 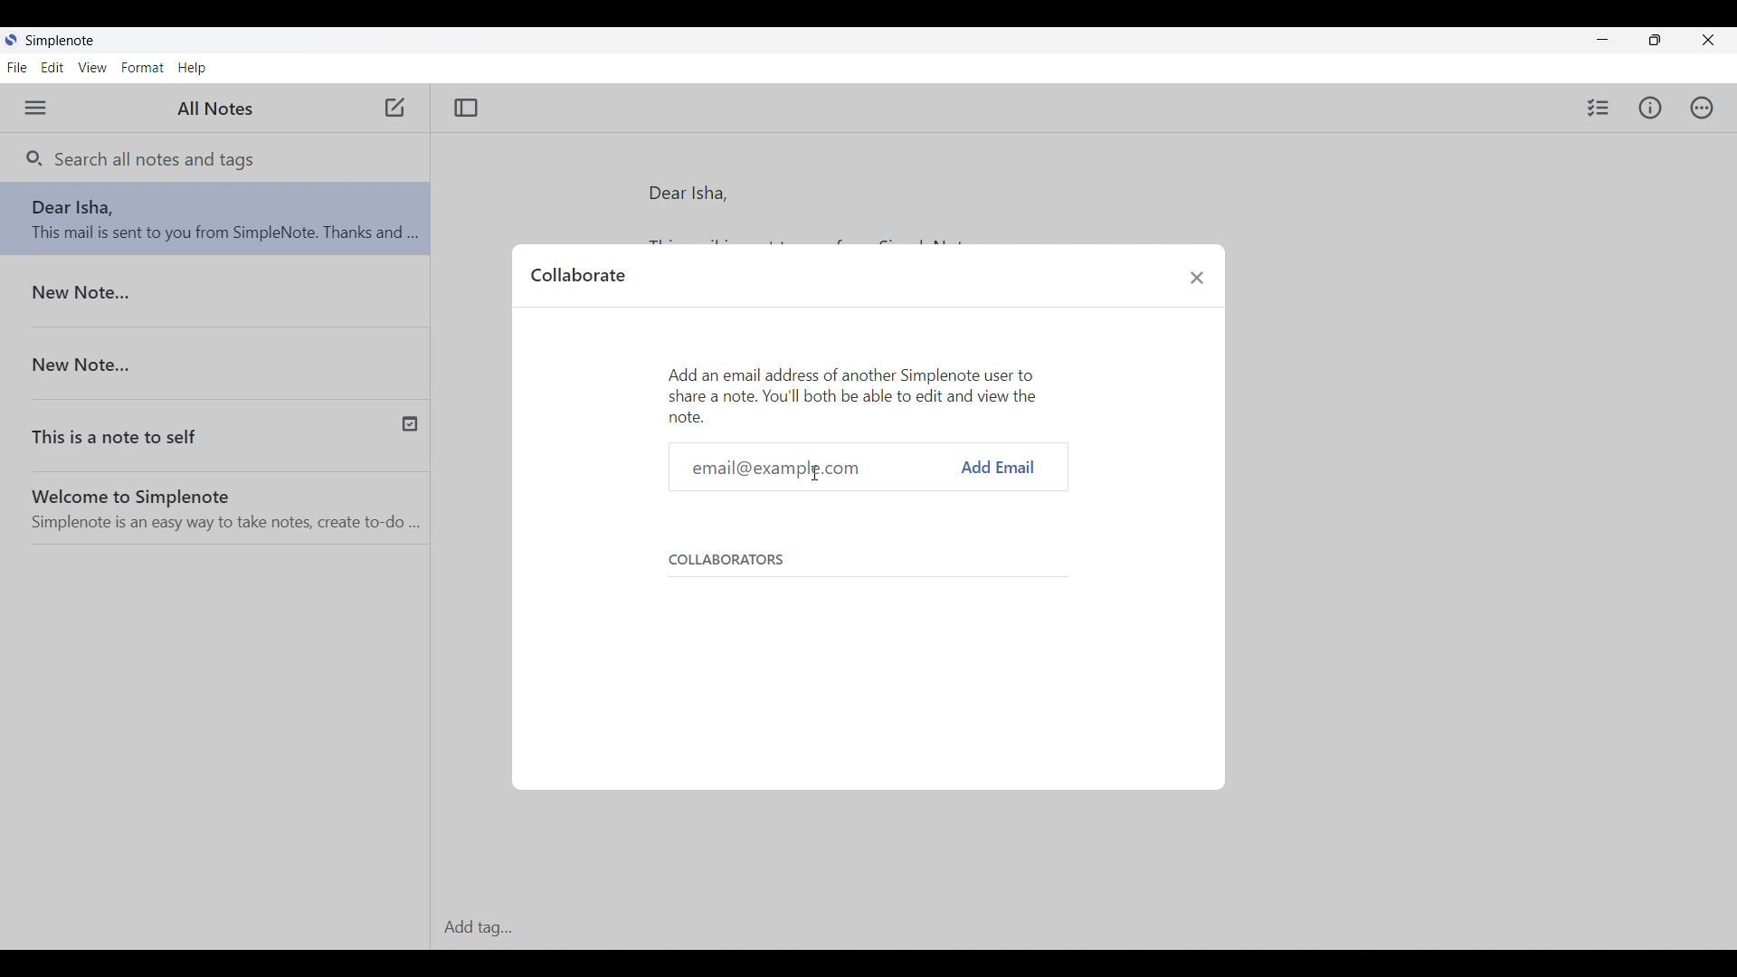 I want to click on Info, so click(x=1651, y=108).